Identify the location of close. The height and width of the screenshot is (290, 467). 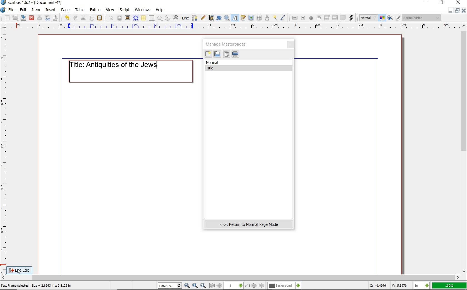
(291, 45).